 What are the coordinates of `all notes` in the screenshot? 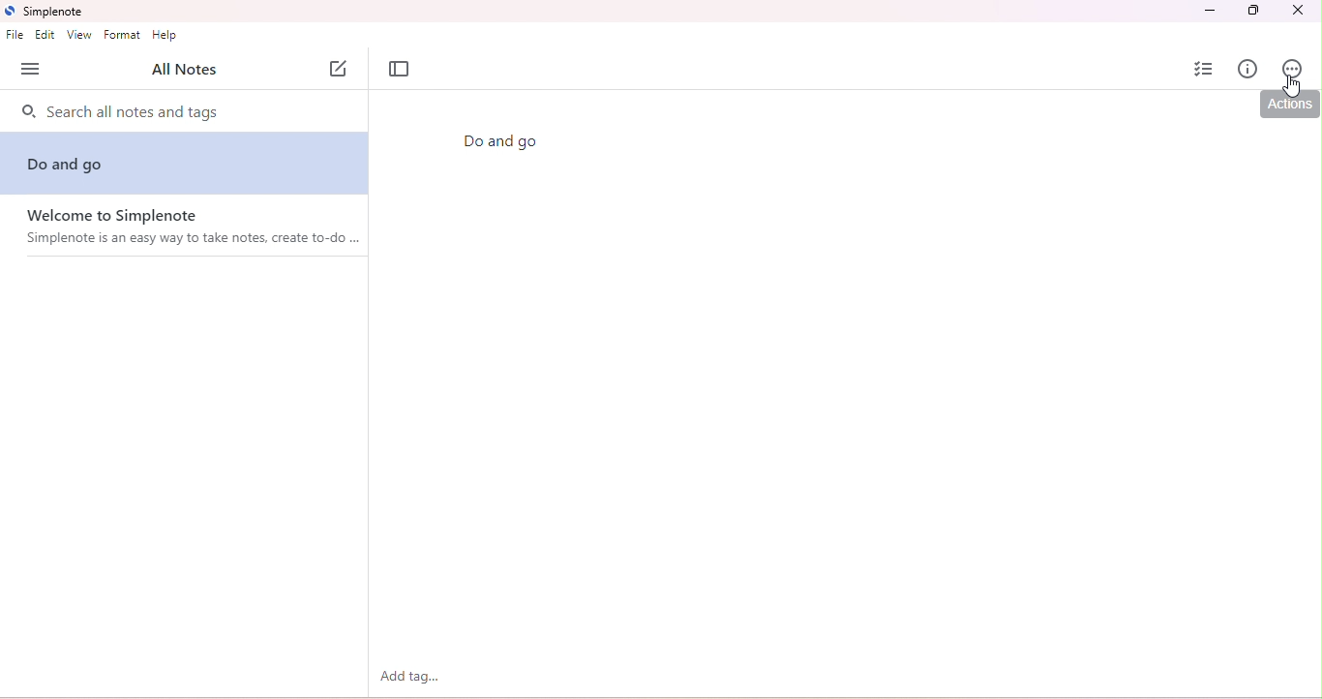 It's located at (184, 71).